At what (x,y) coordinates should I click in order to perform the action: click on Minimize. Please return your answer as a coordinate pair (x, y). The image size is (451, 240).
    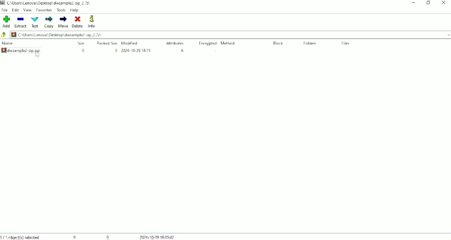
    Looking at the image, I should click on (414, 2).